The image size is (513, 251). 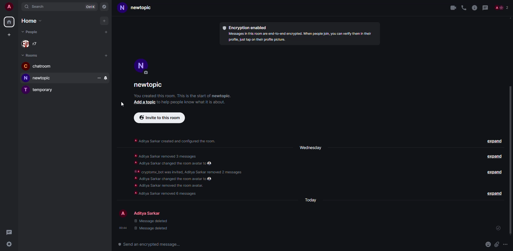 What do you see at coordinates (10, 22) in the screenshot?
I see `home` at bounding box center [10, 22].